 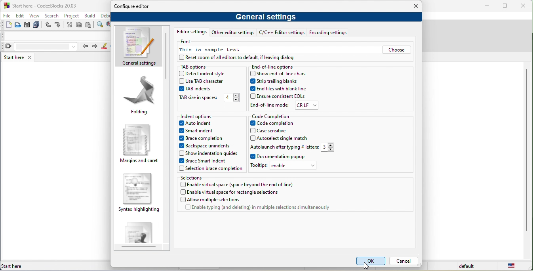 I want to click on margins and caret, so click(x=139, y=143).